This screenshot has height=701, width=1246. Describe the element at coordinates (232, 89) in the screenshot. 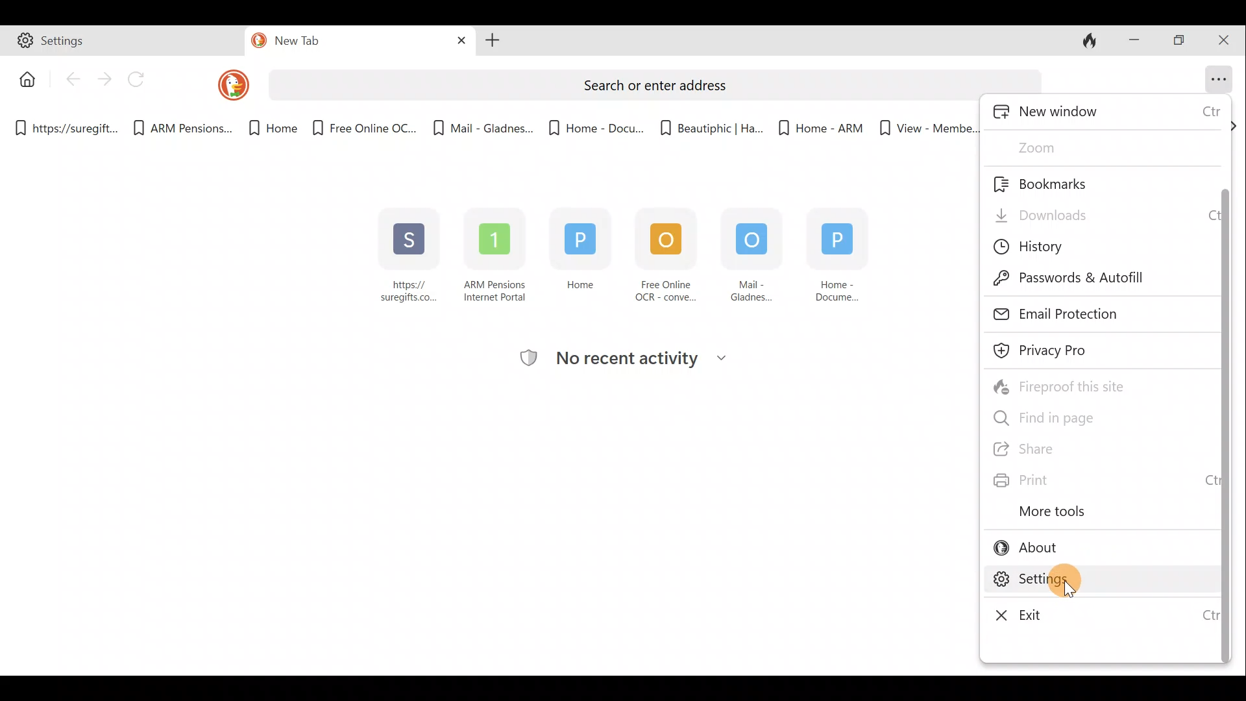

I see `DuckDuckGo logo` at that location.